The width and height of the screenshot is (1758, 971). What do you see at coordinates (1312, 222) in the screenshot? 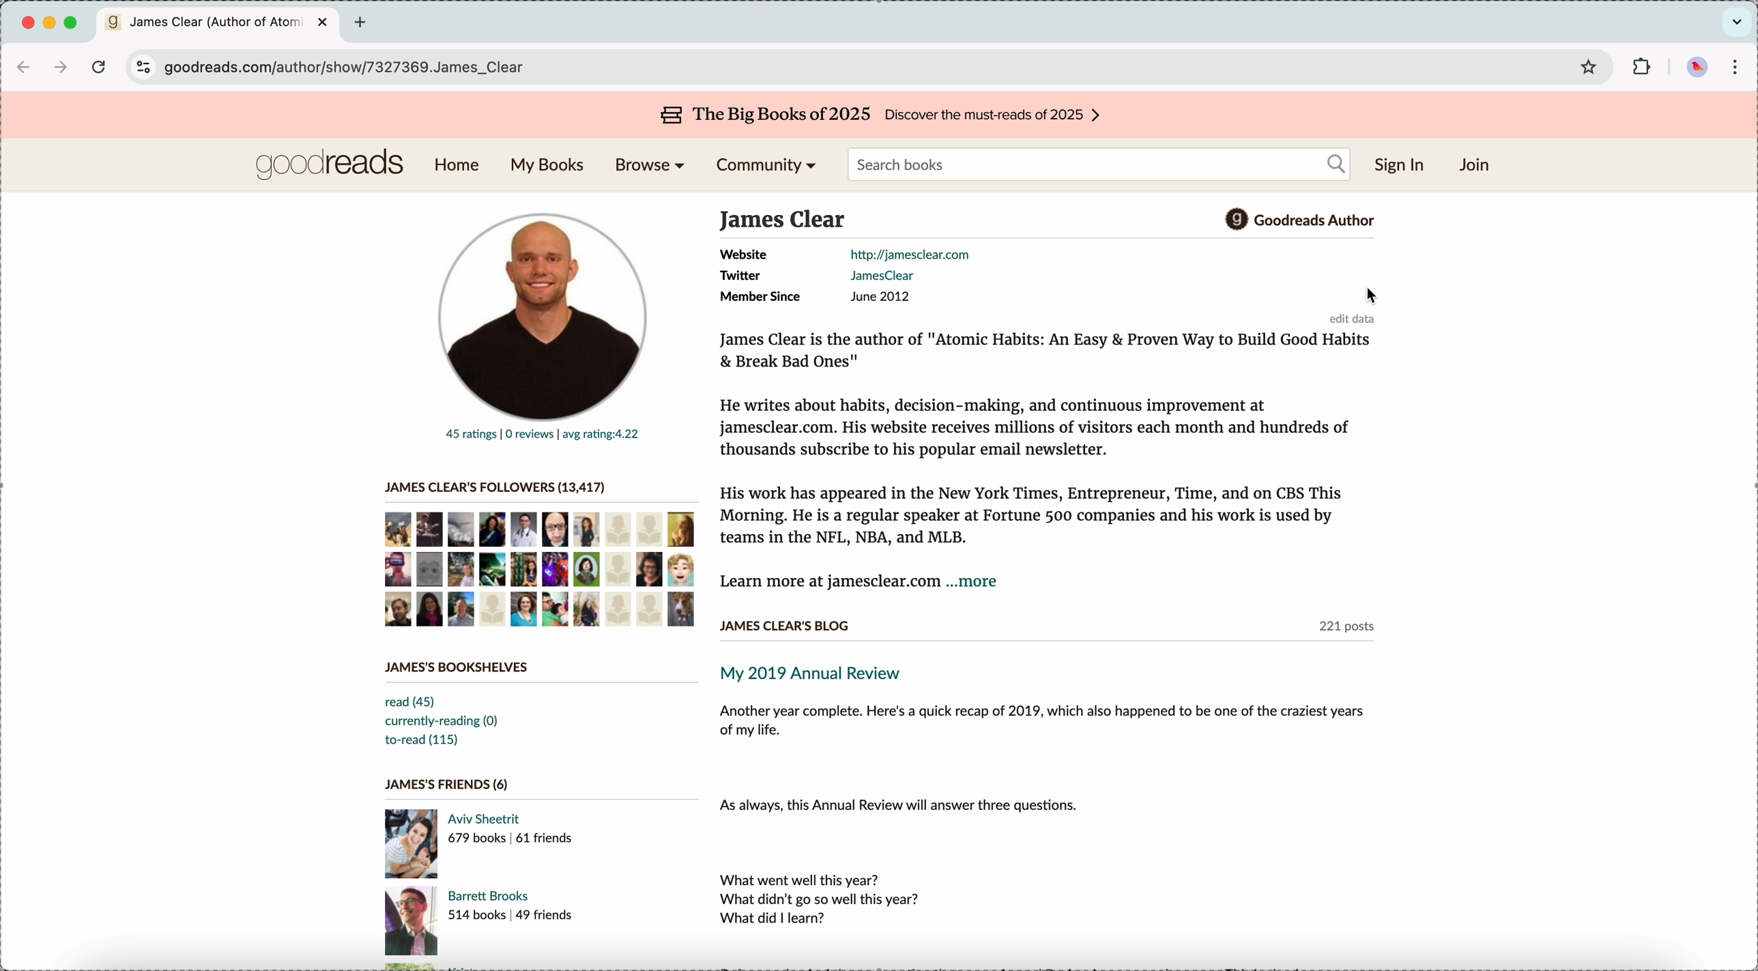
I see `Goodreads Author` at bounding box center [1312, 222].